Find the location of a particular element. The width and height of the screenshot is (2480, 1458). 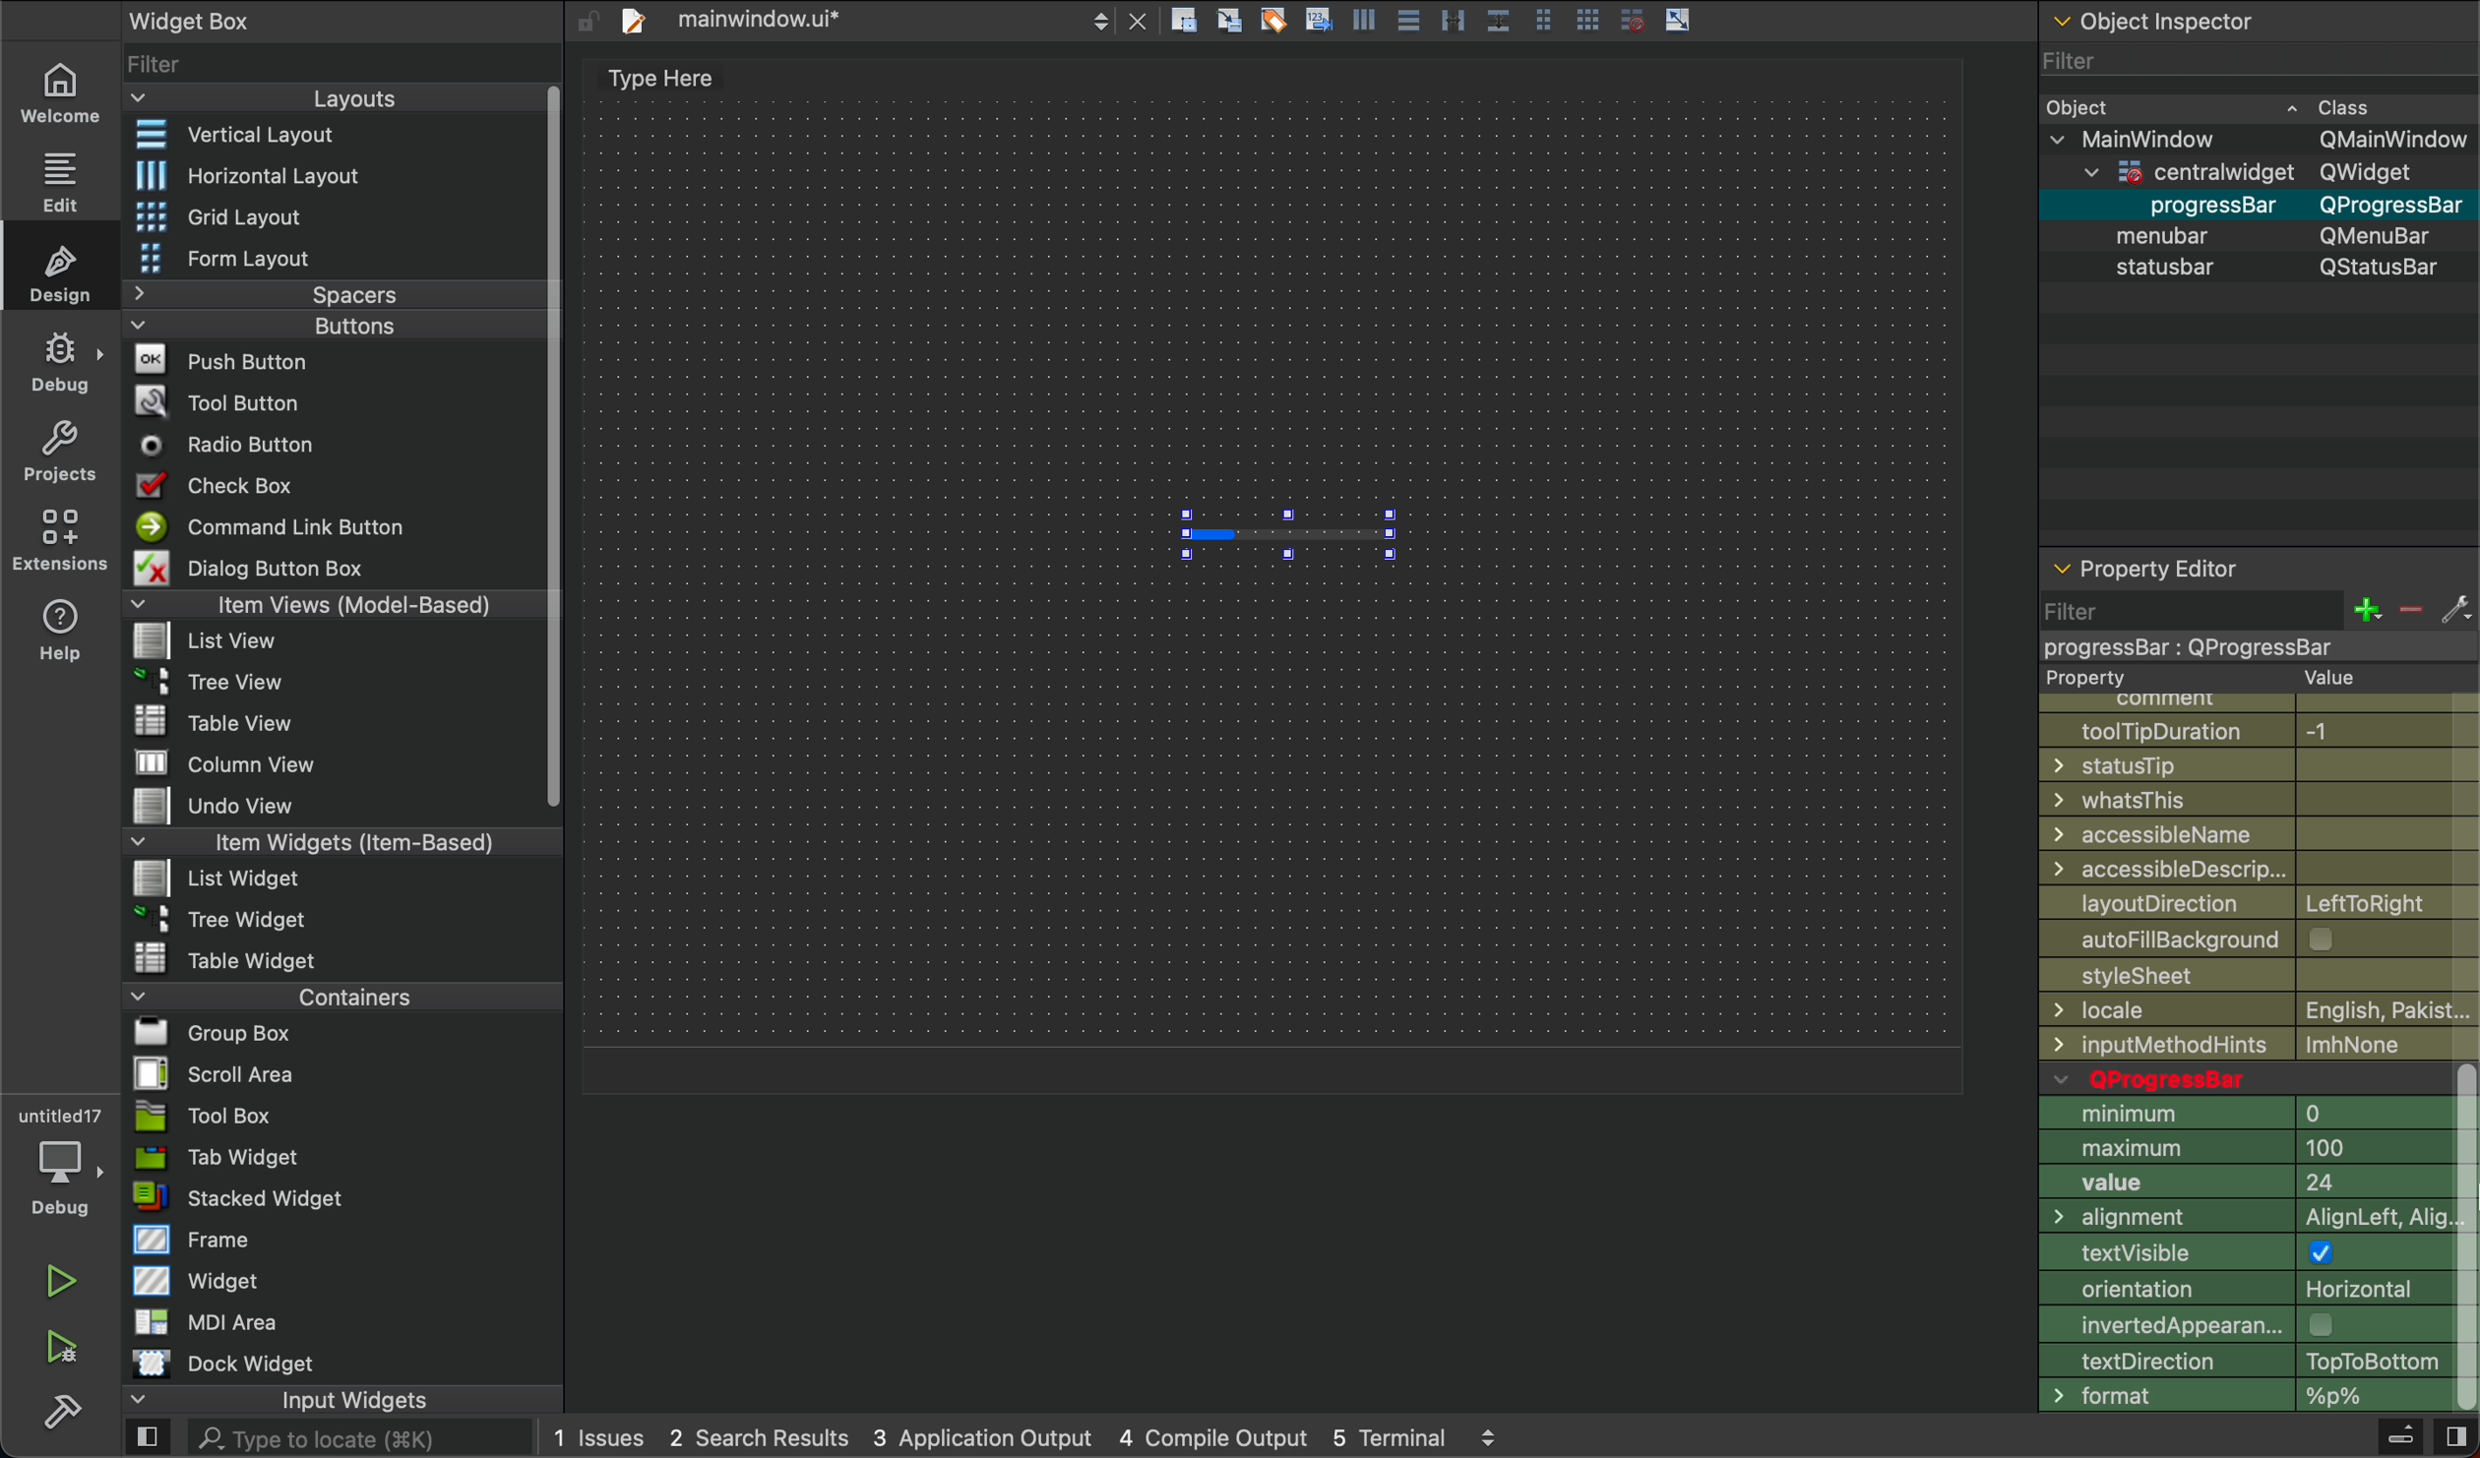

Frame is located at coordinates (194, 1239).